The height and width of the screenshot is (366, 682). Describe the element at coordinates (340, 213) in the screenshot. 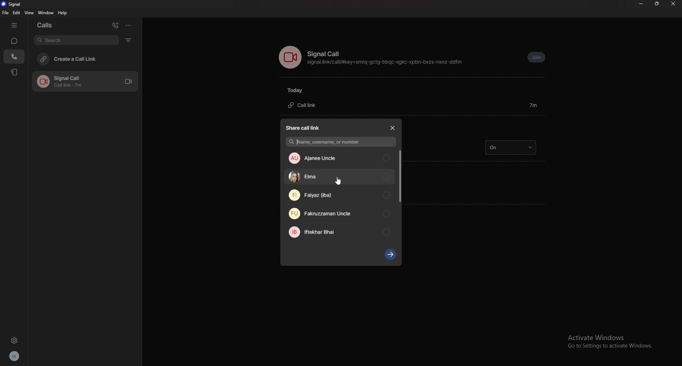

I see `contact` at that location.